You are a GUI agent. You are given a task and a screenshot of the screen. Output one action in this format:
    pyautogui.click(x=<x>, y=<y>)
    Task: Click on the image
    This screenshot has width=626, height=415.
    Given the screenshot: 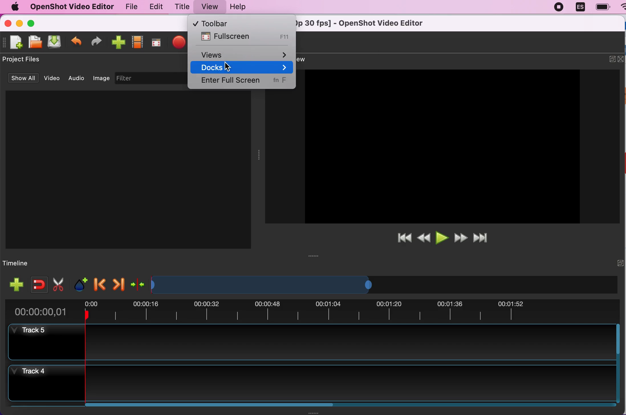 What is the action you would take?
    pyautogui.click(x=102, y=78)
    